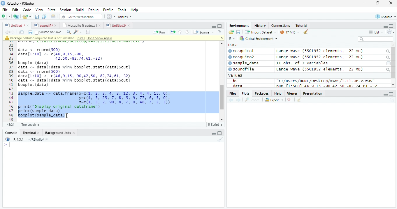  I want to click on full screen, so click(391, 94).